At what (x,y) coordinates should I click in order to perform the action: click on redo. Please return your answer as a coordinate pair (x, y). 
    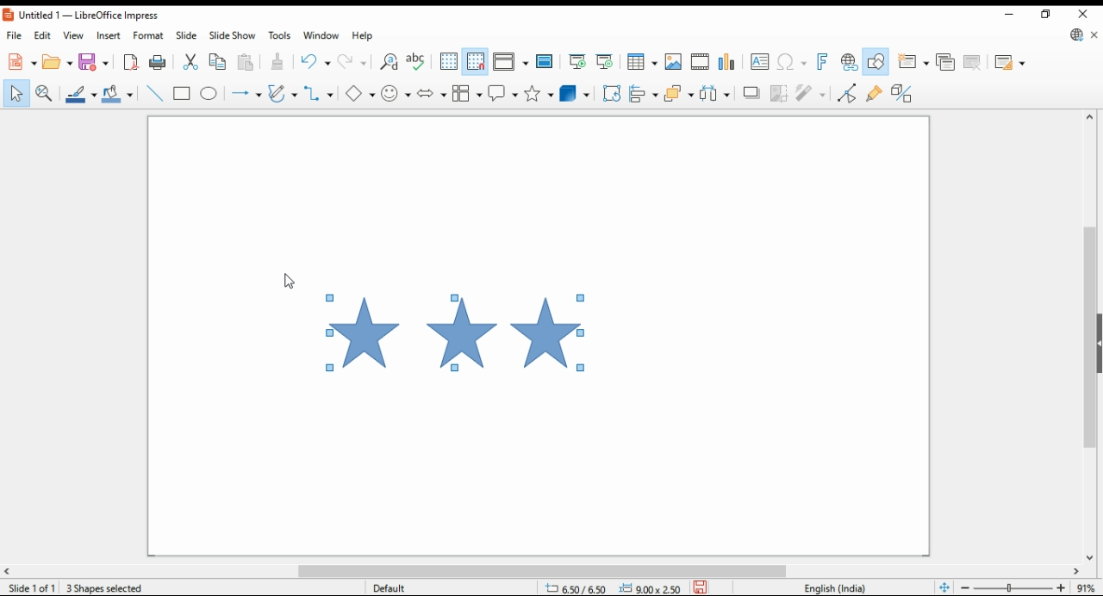
    Looking at the image, I should click on (353, 60).